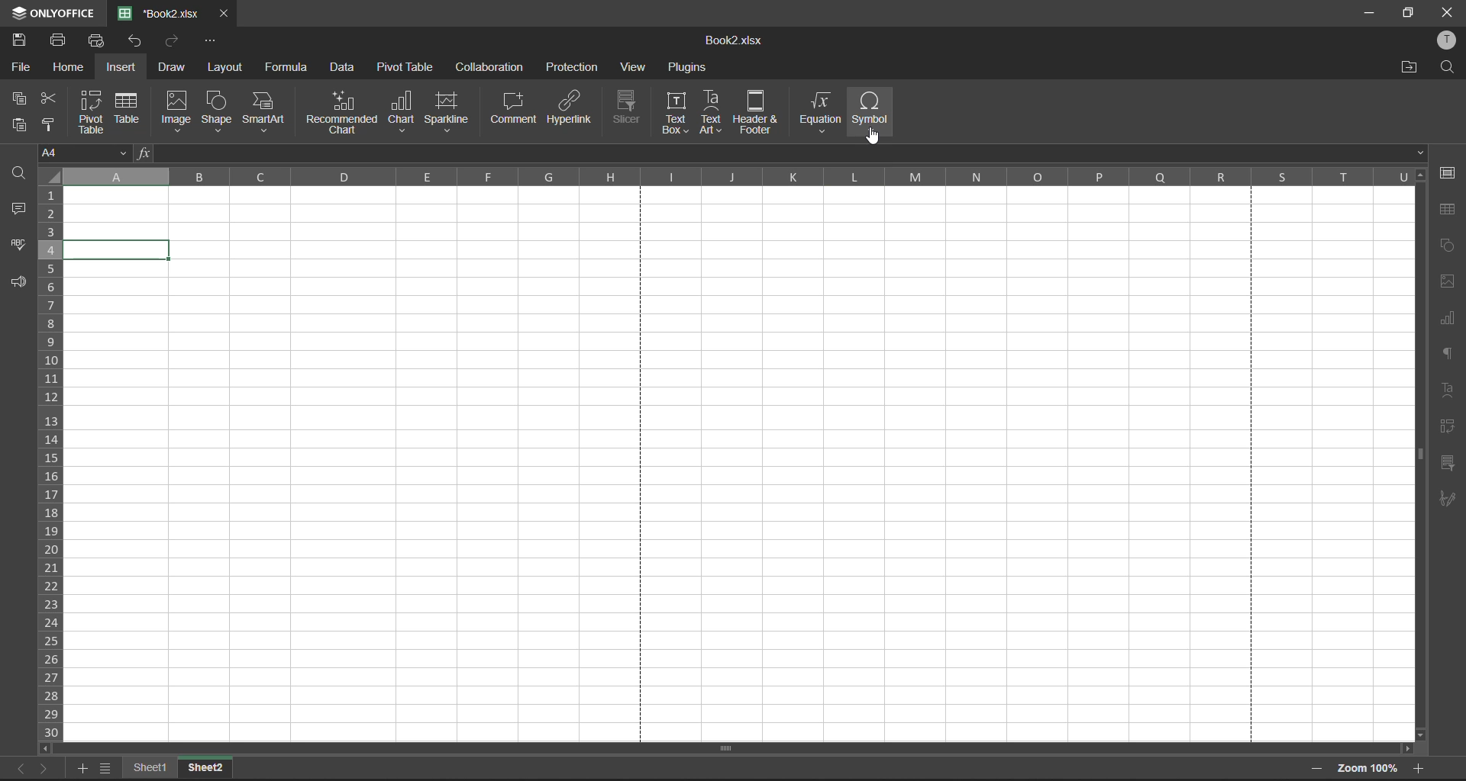  What do you see at coordinates (18, 126) in the screenshot?
I see `paste` at bounding box center [18, 126].